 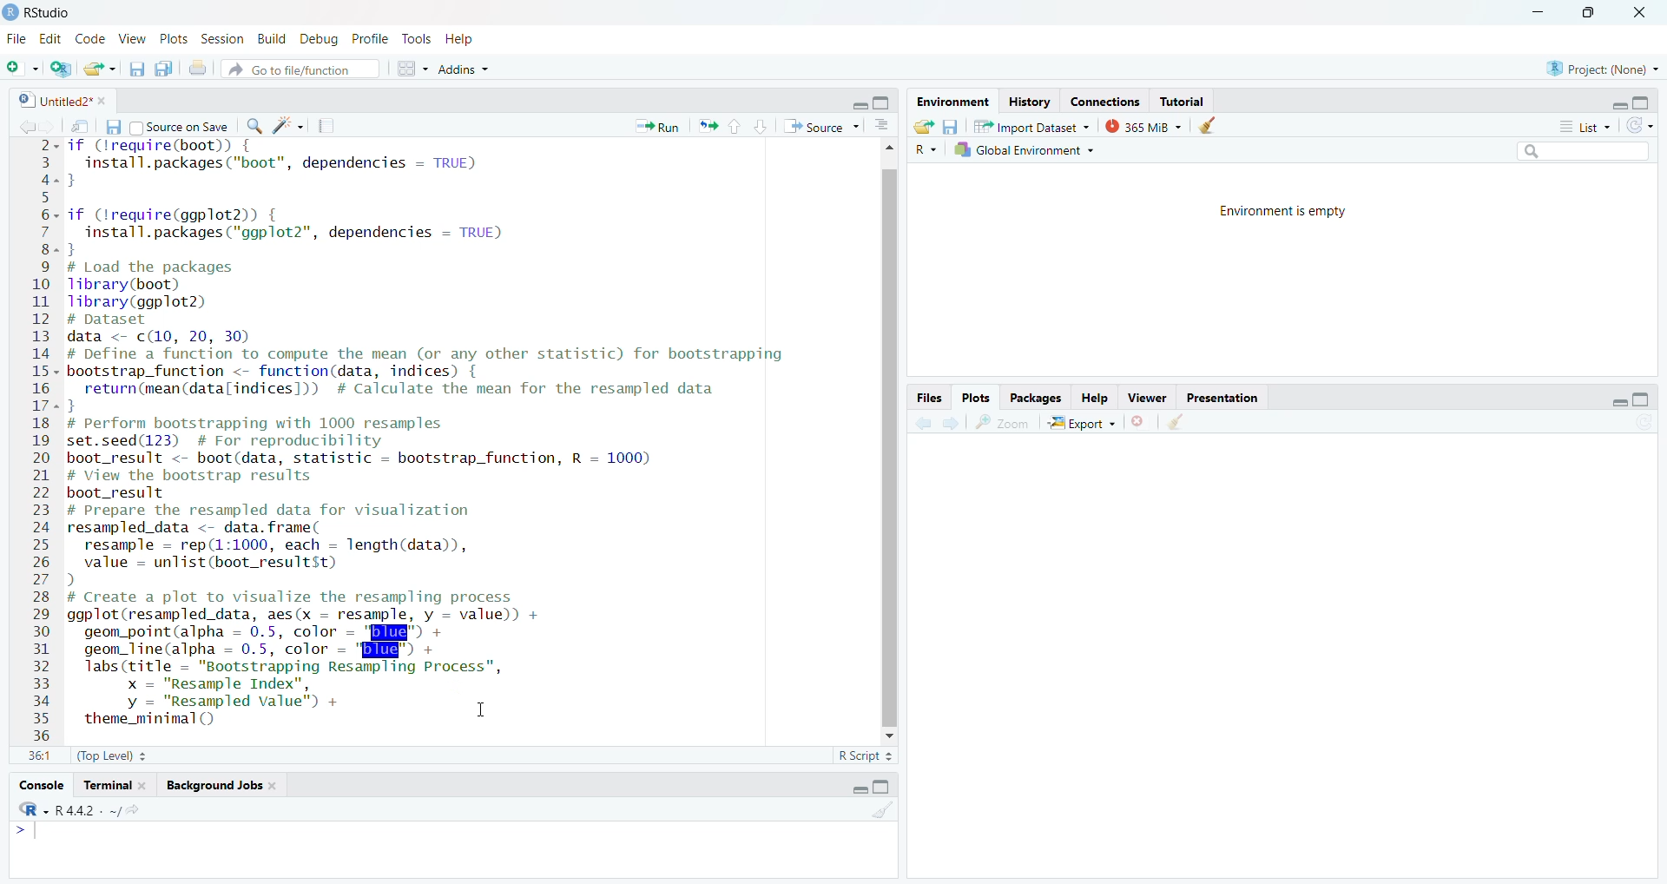 What do you see at coordinates (1286, 214) in the screenshot?
I see `Environment is empty` at bounding box center [1286, 214].